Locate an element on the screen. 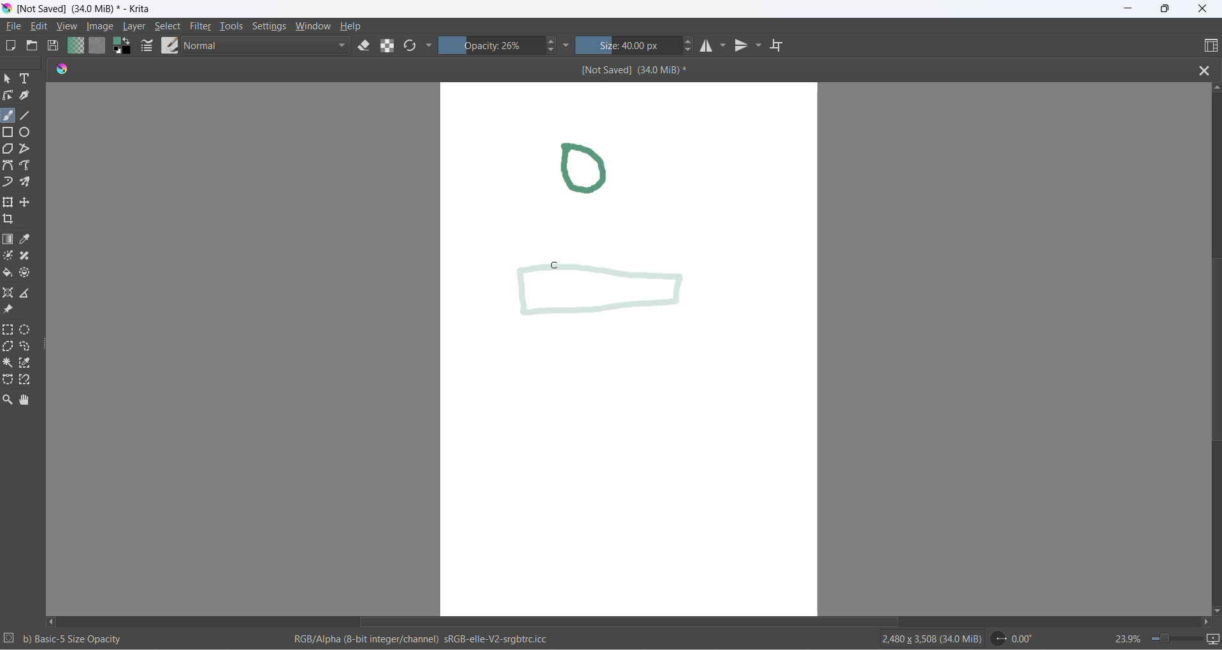  Bezier tool  is located at coordinates (8, 166).